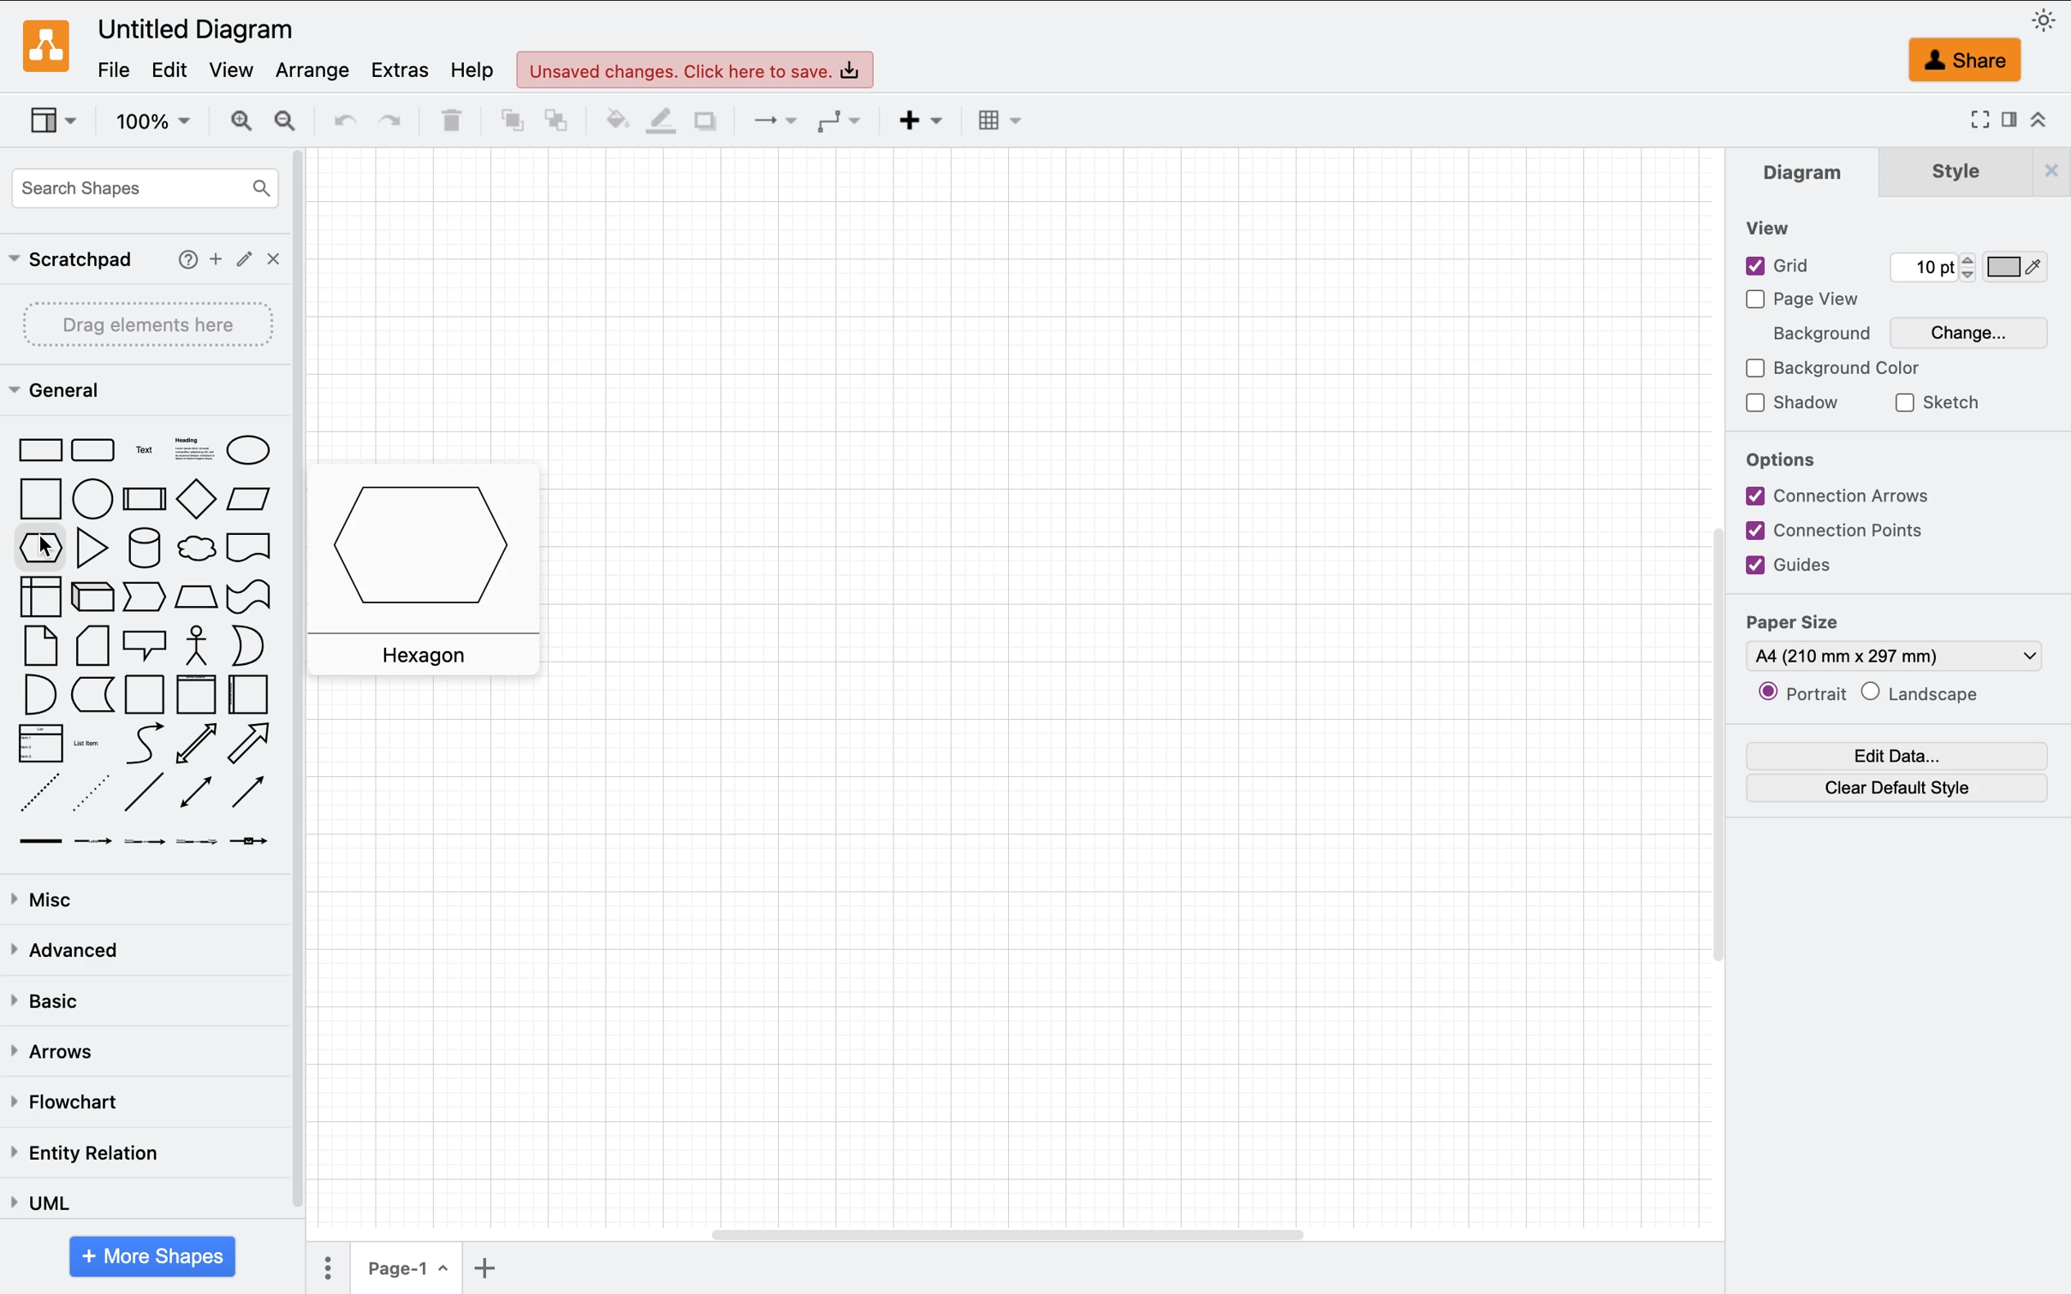 The height and width of the screenshot is (1294, 2071). I want to click on circle, so click(92, 498).